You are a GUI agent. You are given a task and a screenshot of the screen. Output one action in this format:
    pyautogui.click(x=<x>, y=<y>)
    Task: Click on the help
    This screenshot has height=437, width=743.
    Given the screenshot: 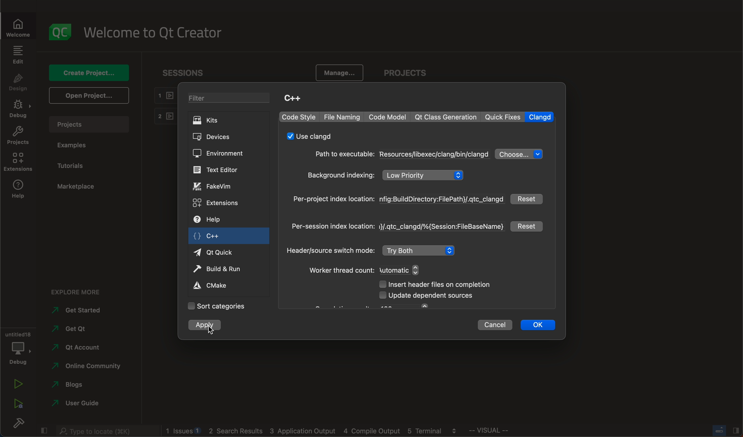 What is the action you would take?
    pyautogui.click(x=20, y=189)
    